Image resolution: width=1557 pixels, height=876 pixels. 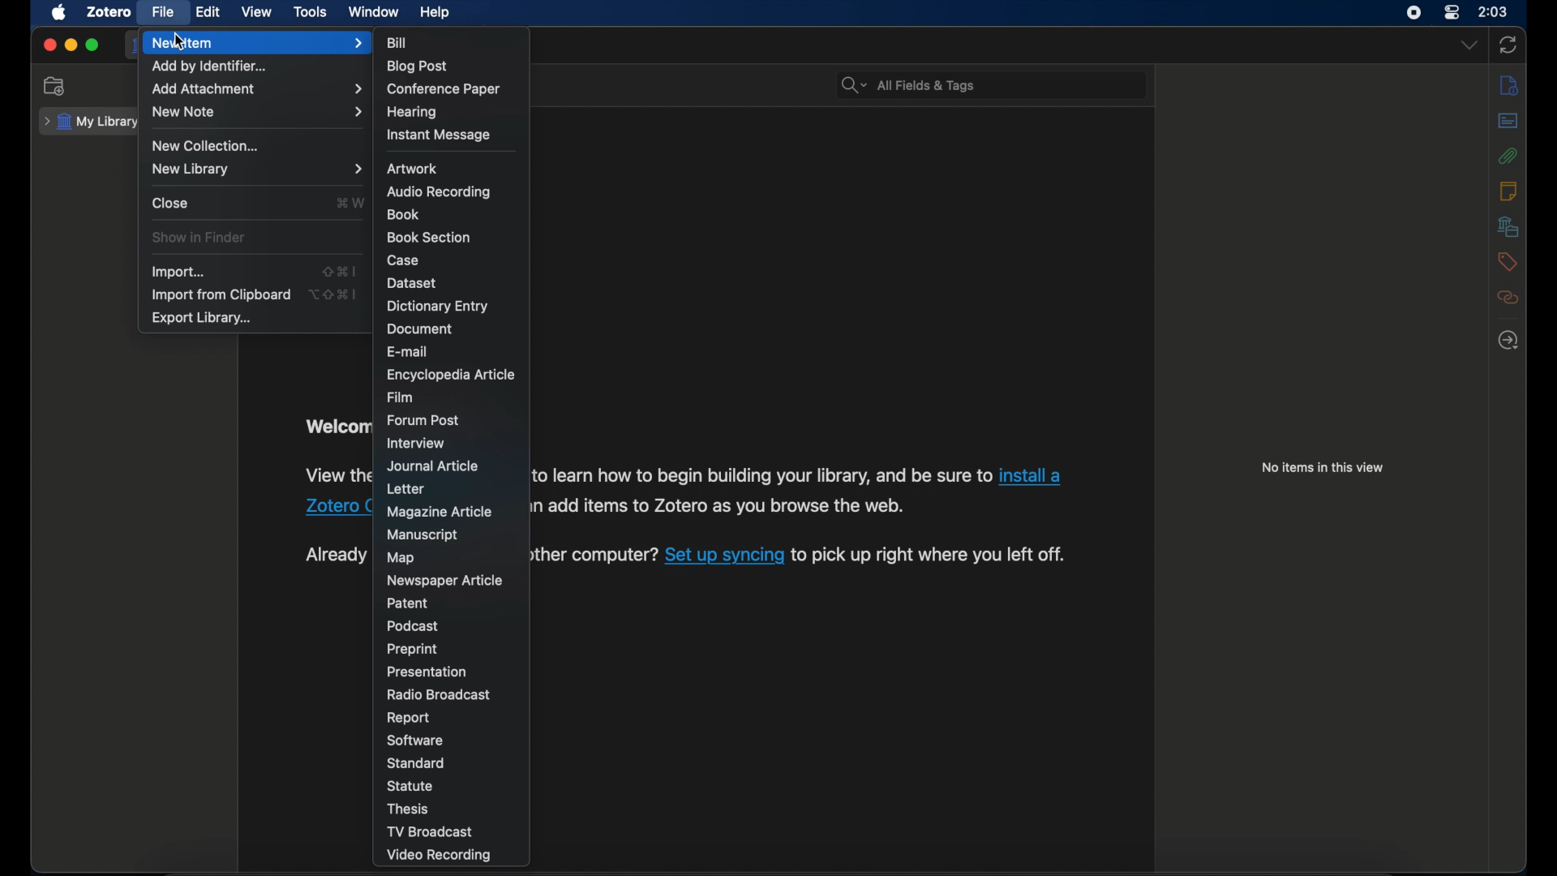 I want to click on obscure text, so click(x=336, y=428).